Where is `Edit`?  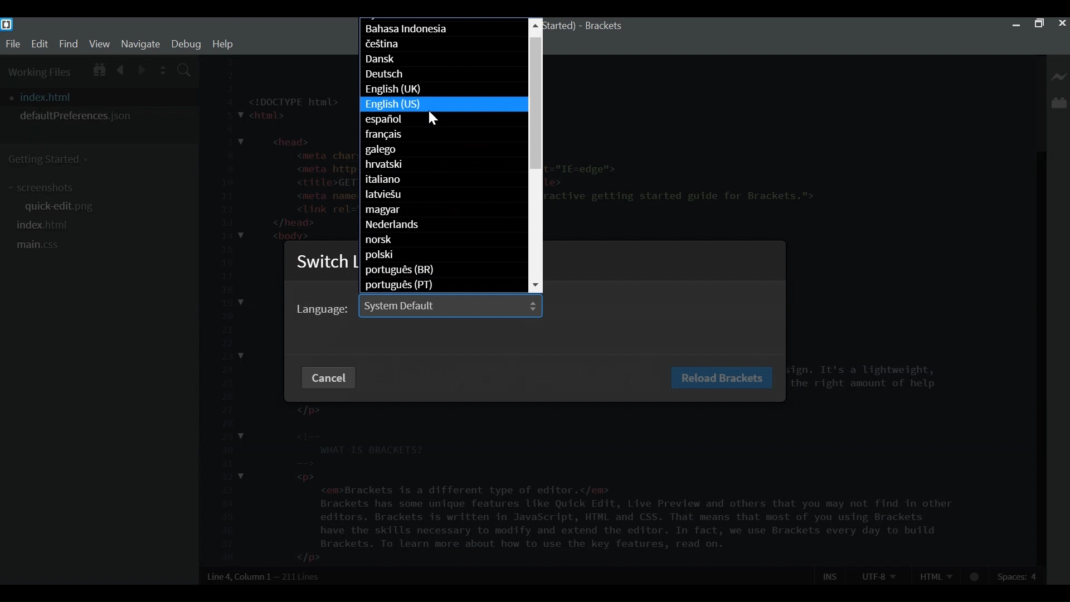
Edit is located at coordinates (39, 44).